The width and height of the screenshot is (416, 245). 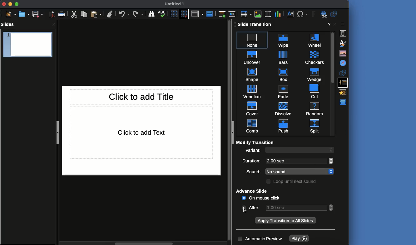 What do you see at coordinates (175, 4) in the screenshot?
I see `` at bounding box center [175, 4].